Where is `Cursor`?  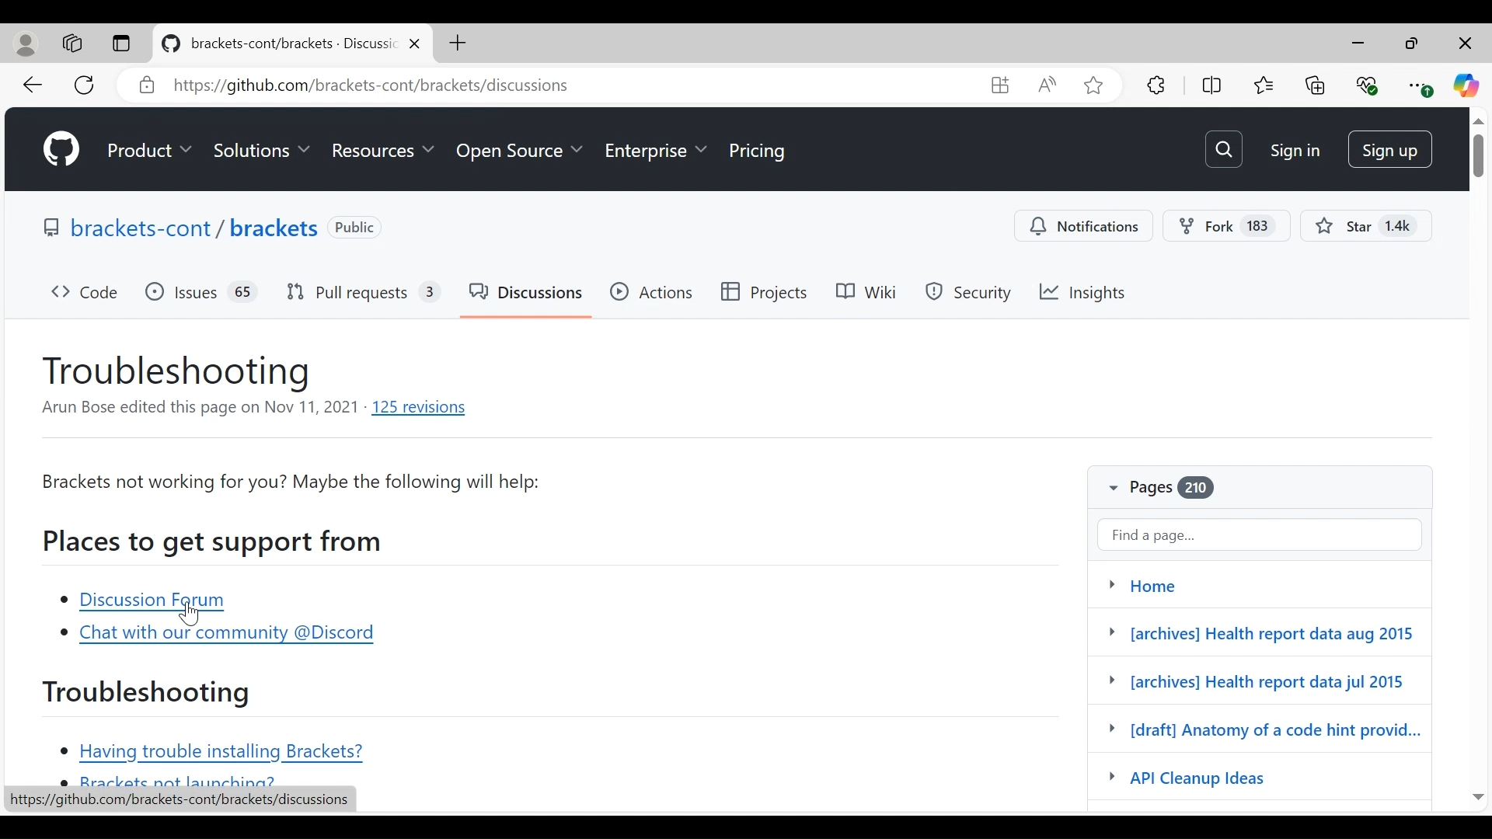
Cursor is located at coordinates (191, 613).